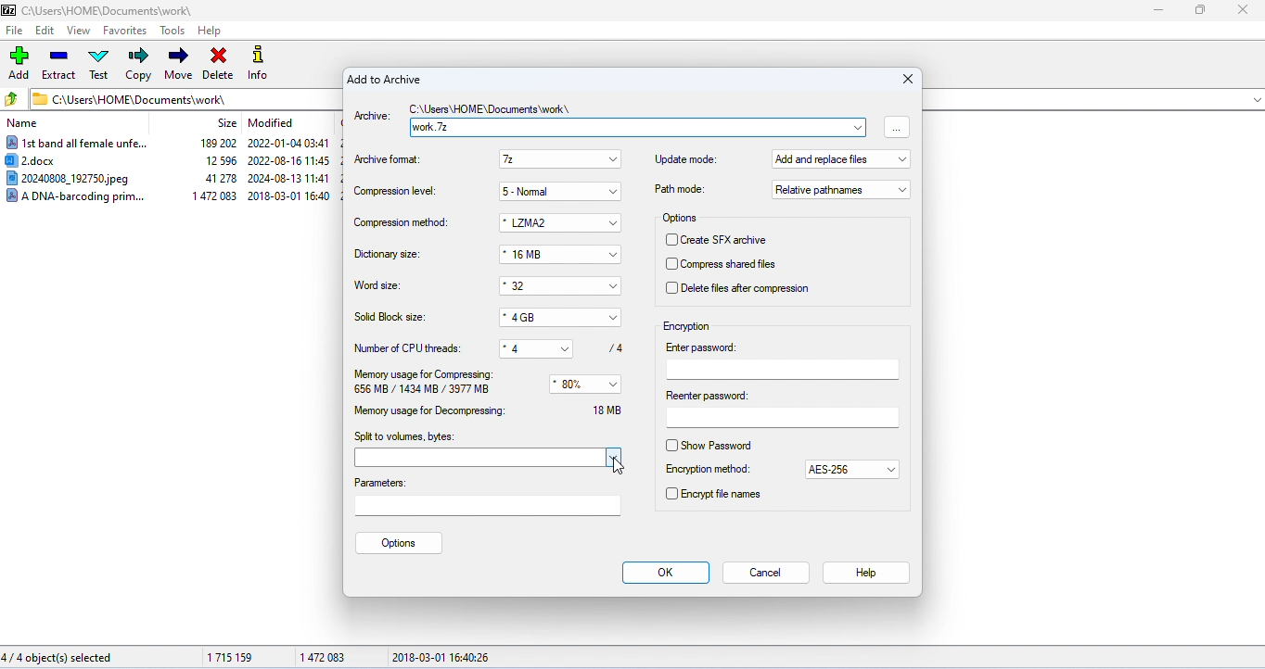 The height and width of the screenshot is (669, 1265). What do you see at coordinates (380, 286) in the screenshot?
I see `word size` at bounding box center [380, 286].